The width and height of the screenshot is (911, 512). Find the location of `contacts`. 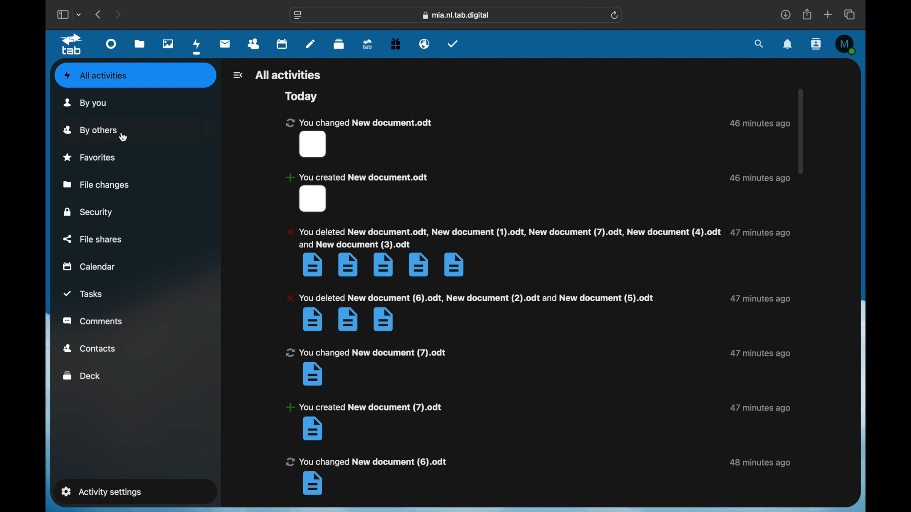

contacts is located at coordinates (87, 348).